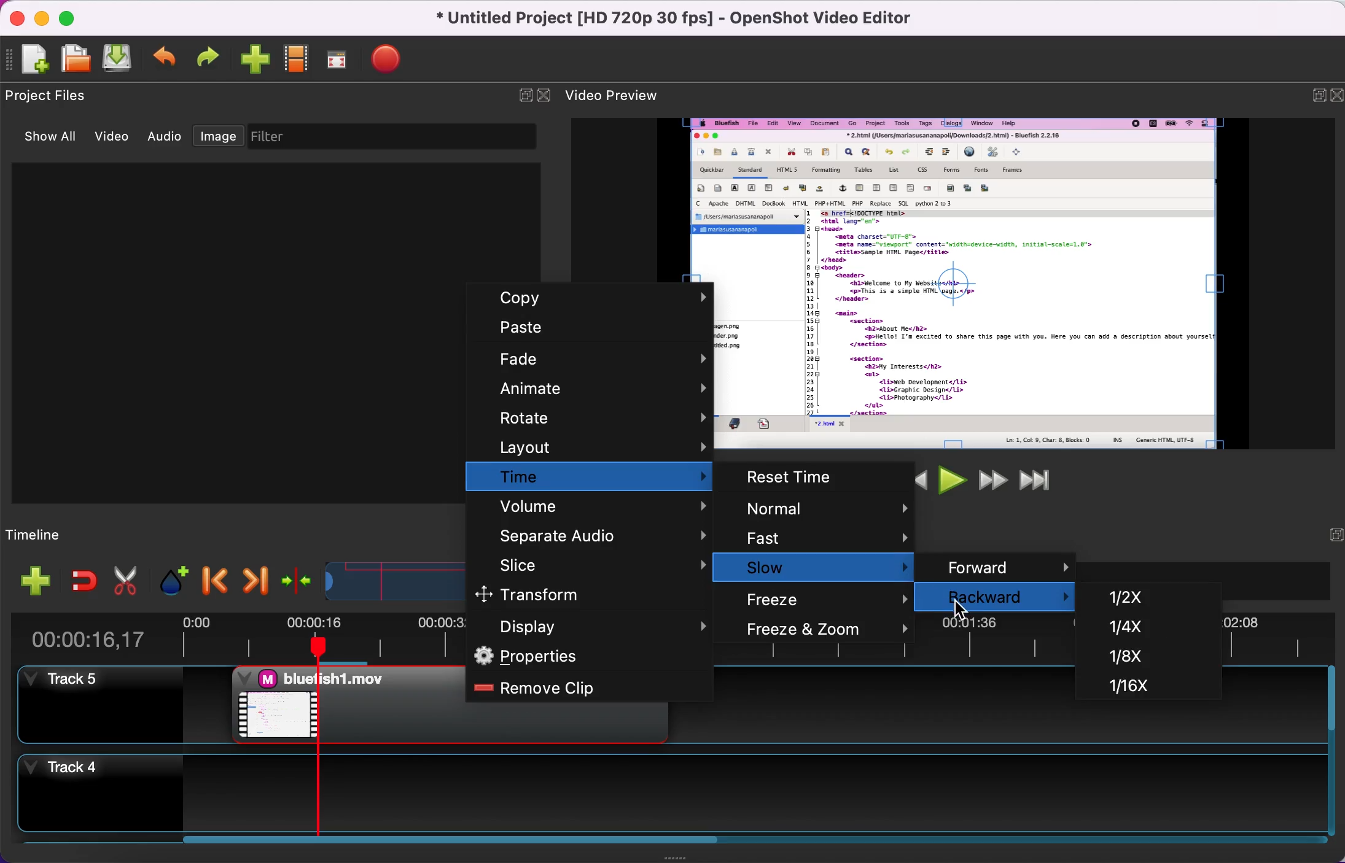 The image size is (1345, 863). What do you see at coordinates (1334, 96) in the screenshot?
I see `close` at bounding box center [1334, 96].